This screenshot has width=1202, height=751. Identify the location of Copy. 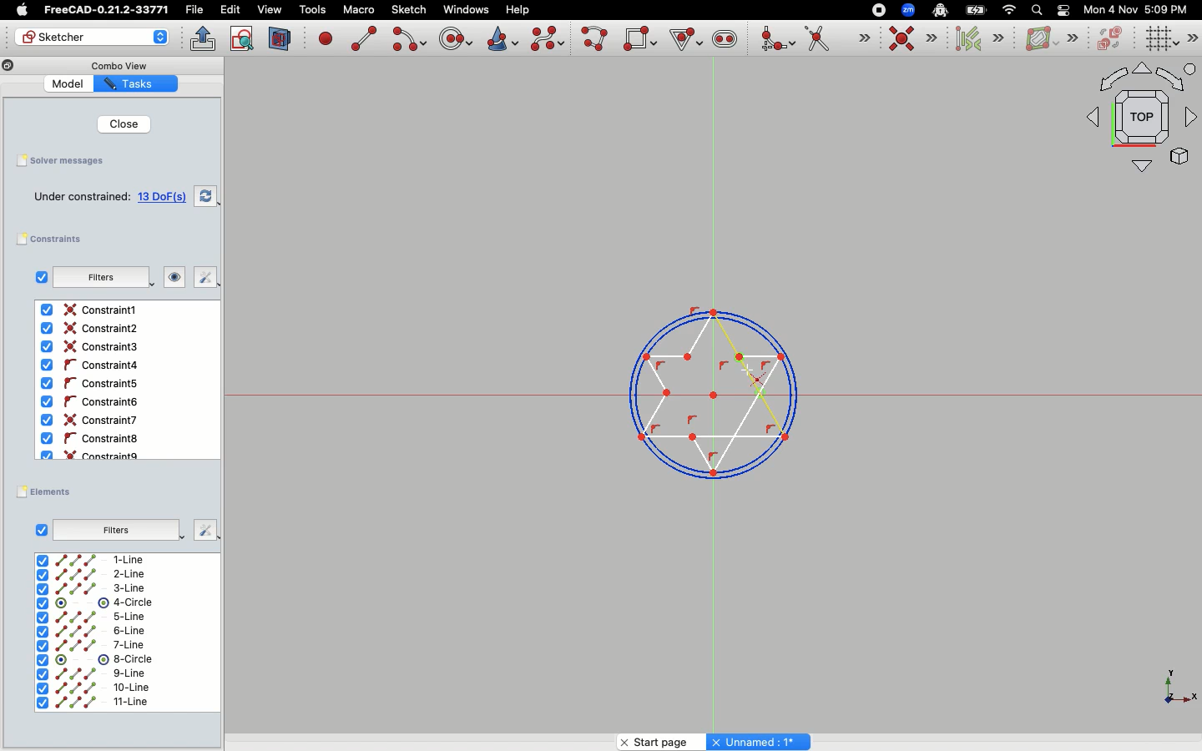
(8, 68).